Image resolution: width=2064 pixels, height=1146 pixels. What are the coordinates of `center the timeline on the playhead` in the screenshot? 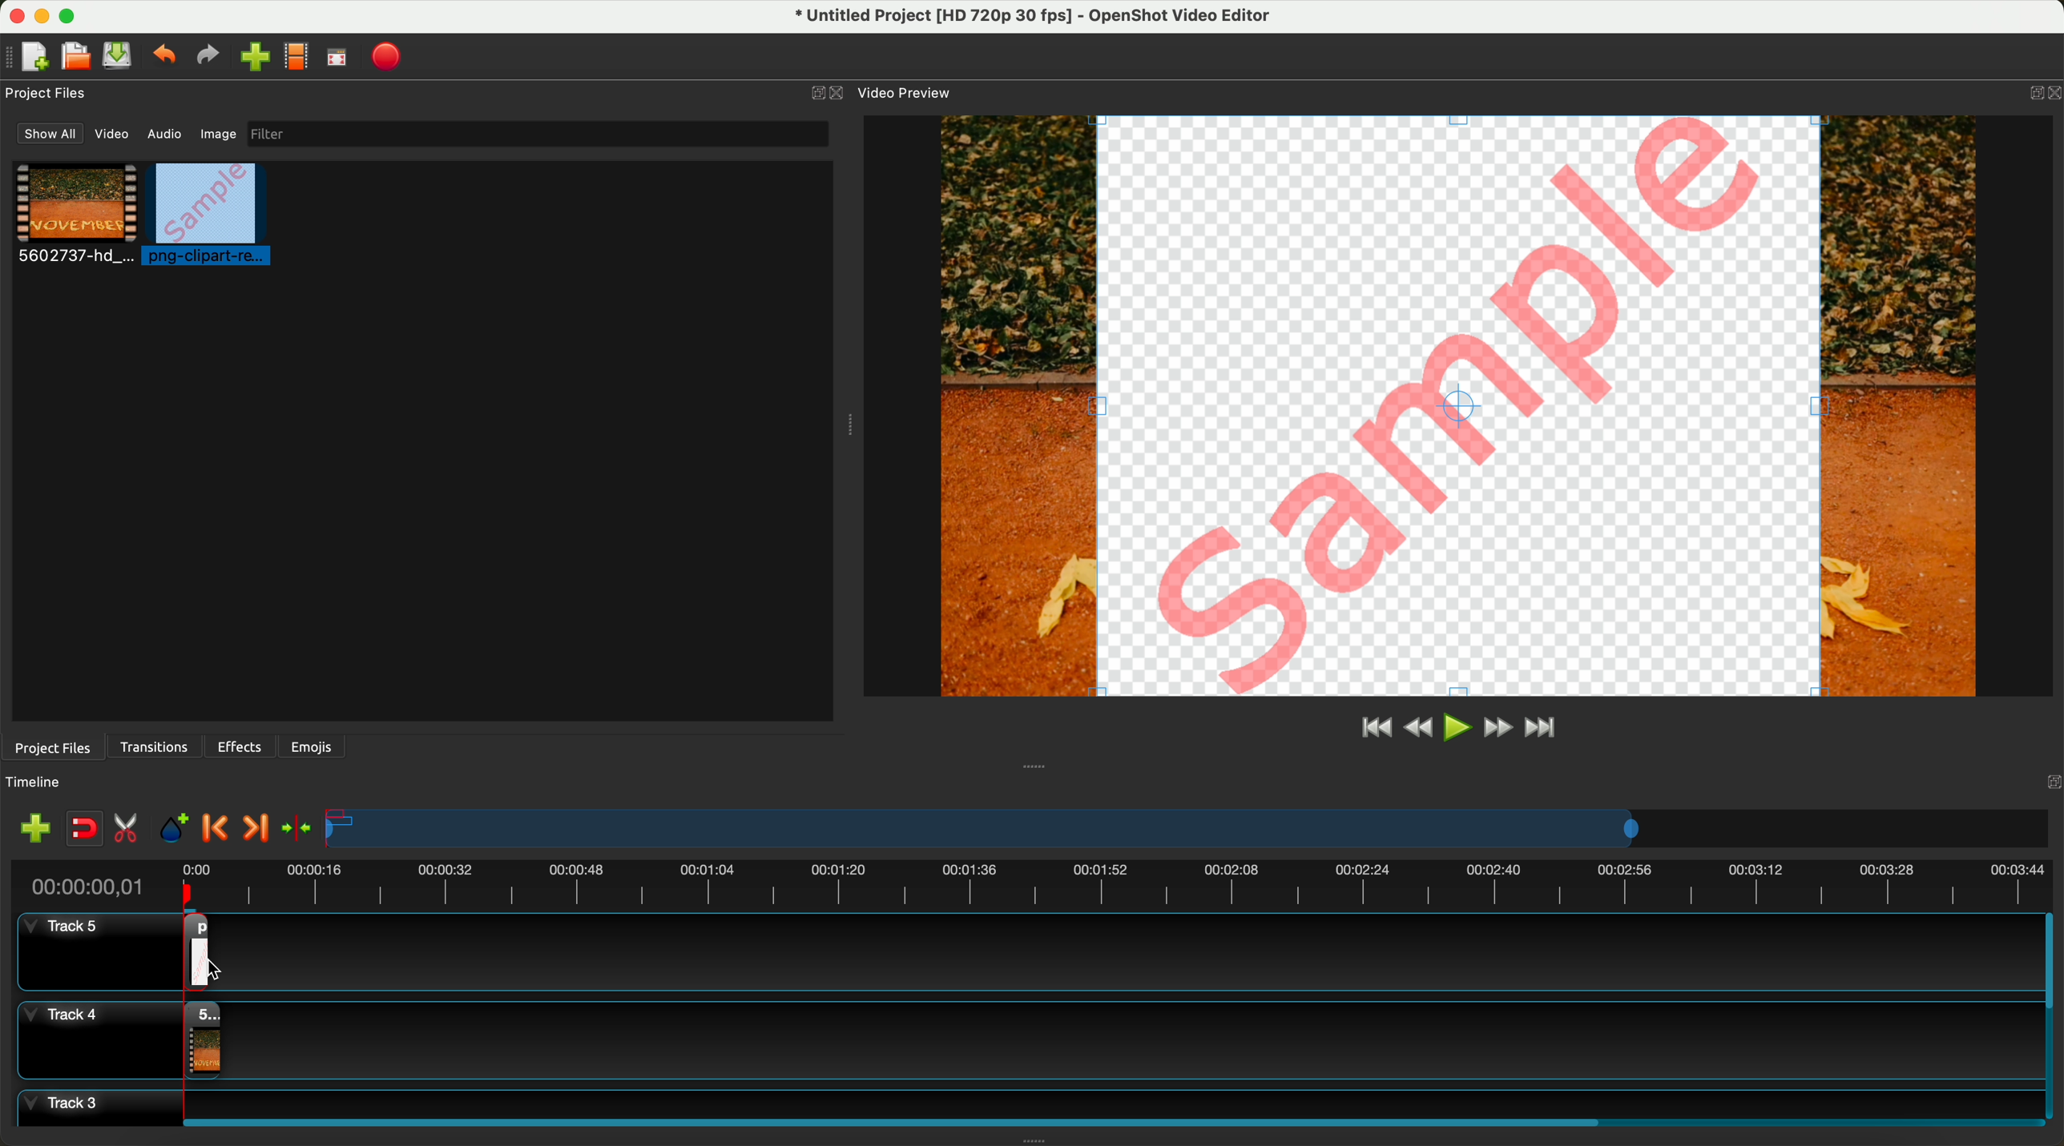 It's located at (296, 827).